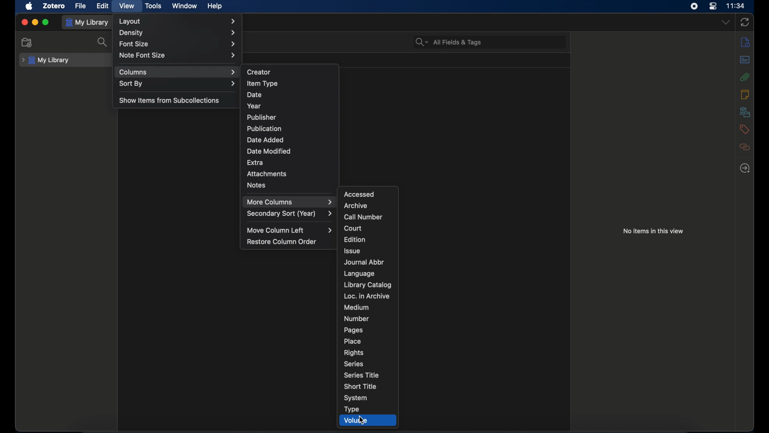 The width and height of the screenshot is (769, 433). Describe the element at coordinates (361, 375) in the screenshot. I see `series title` at that location.